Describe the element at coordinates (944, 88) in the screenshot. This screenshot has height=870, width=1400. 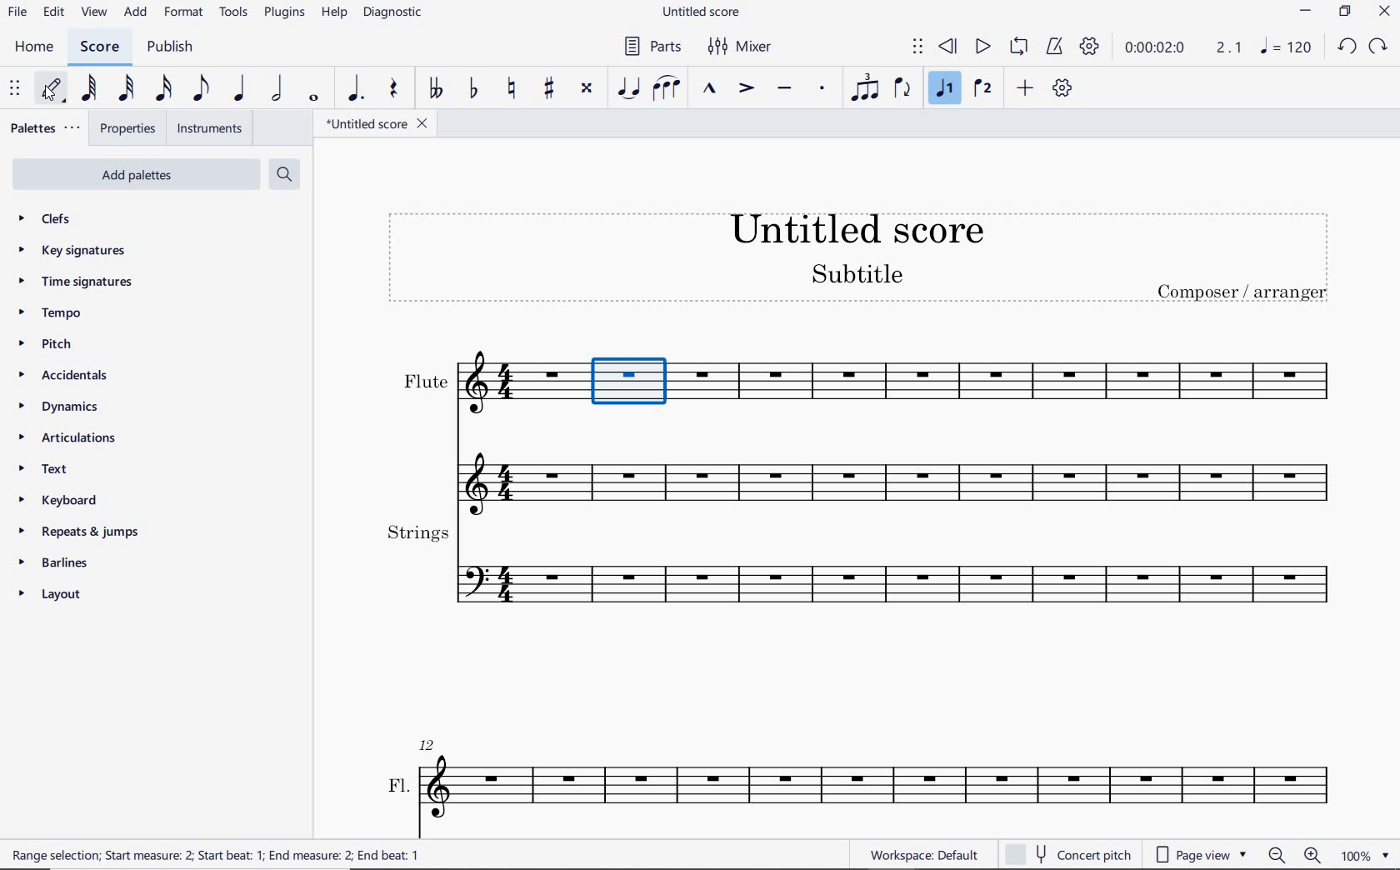
I see `VOICE 1` at that location.